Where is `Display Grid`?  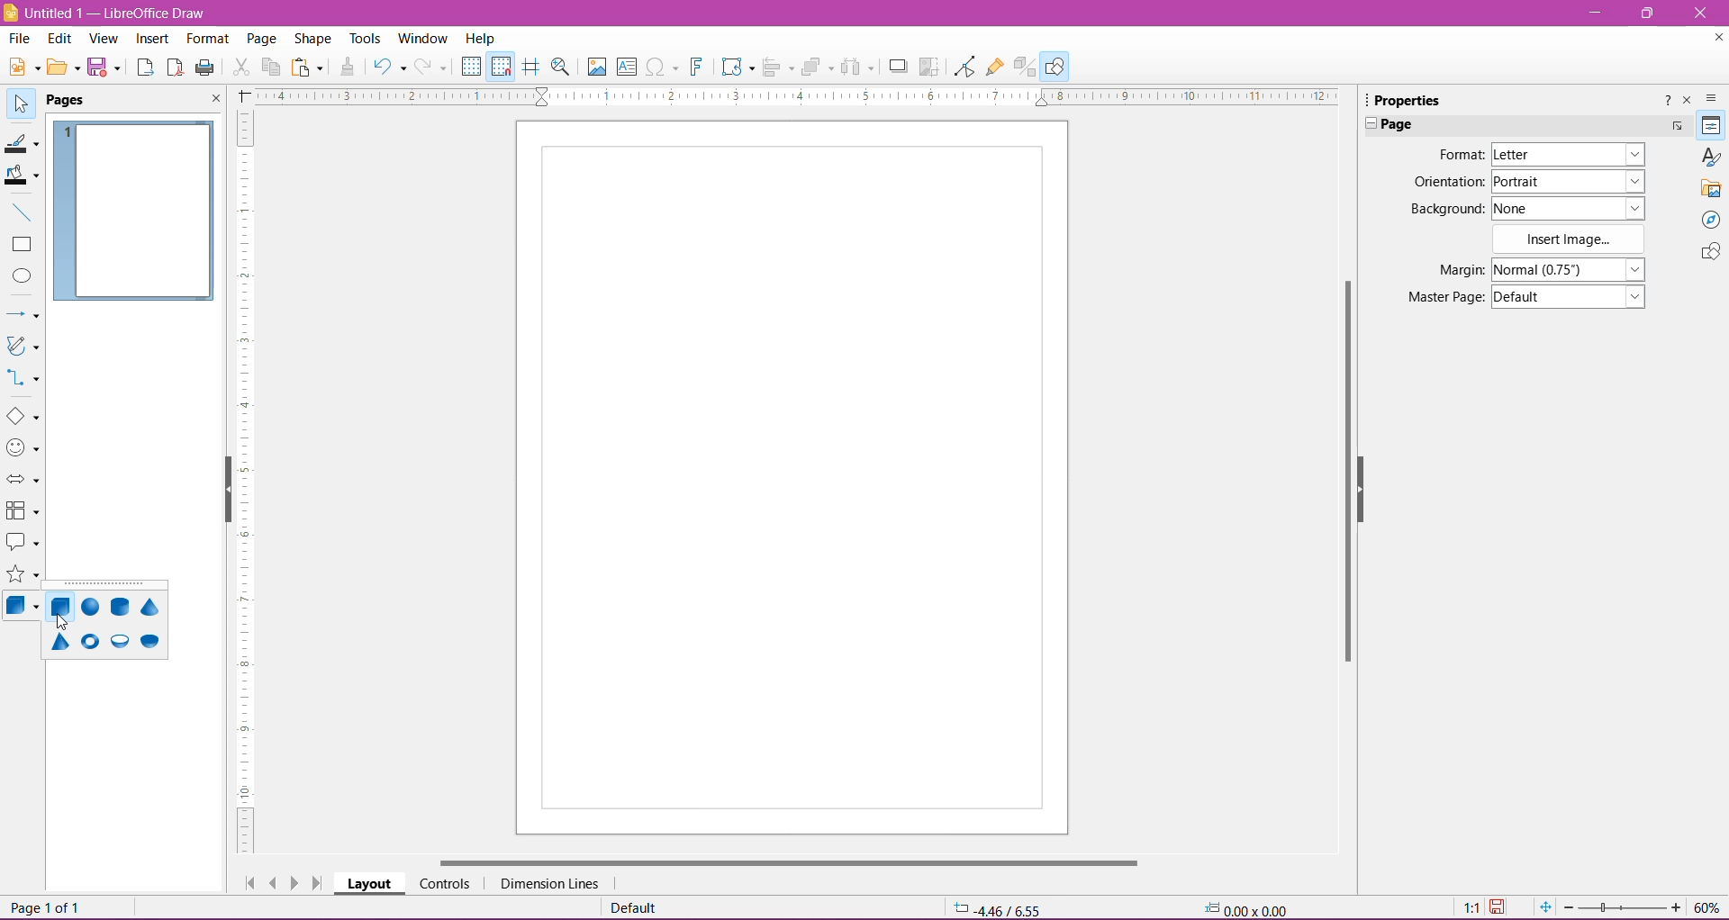 Display Grid is located at coordinates (471, 67).